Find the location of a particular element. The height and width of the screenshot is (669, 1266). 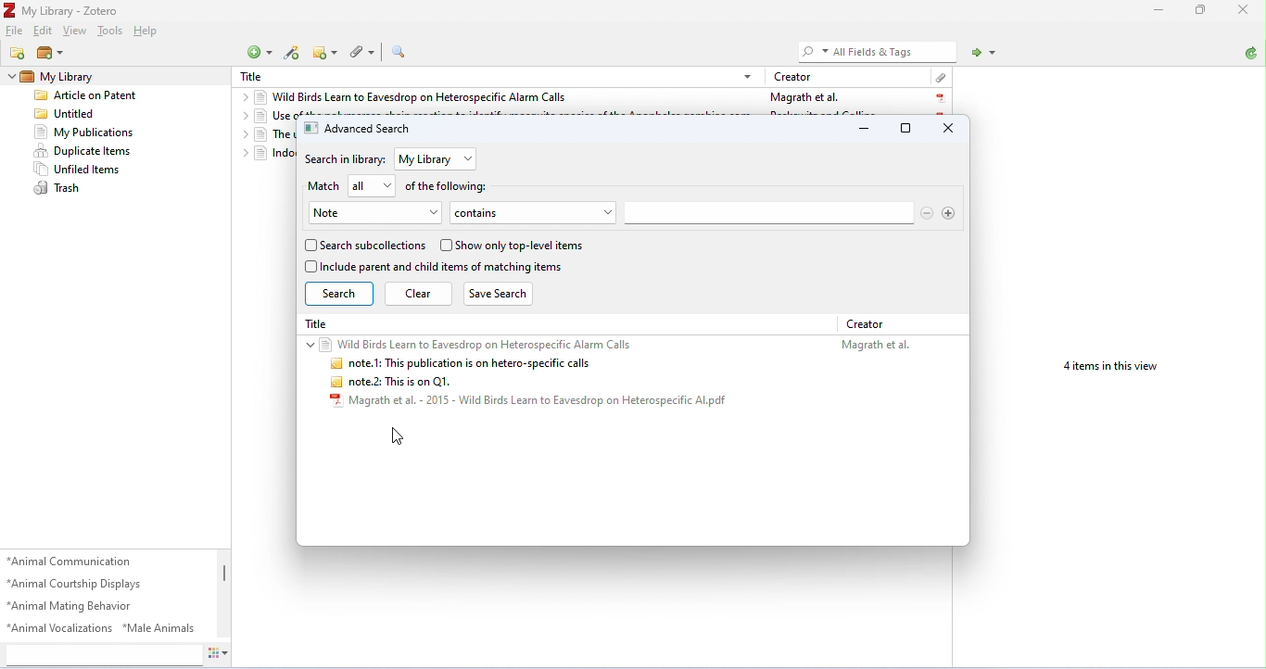

Note is located at coordinates (362, 214).